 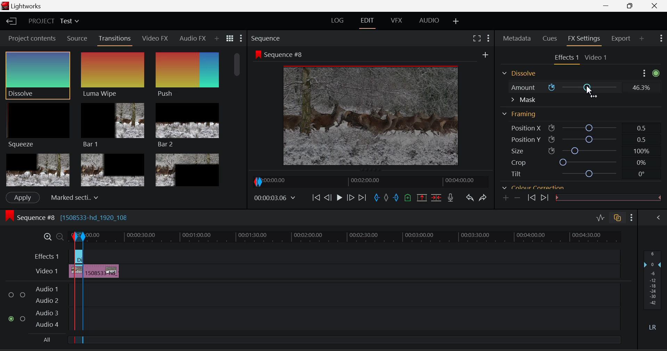 I want to click on Scroll Bar, so click(x=239, y=118).